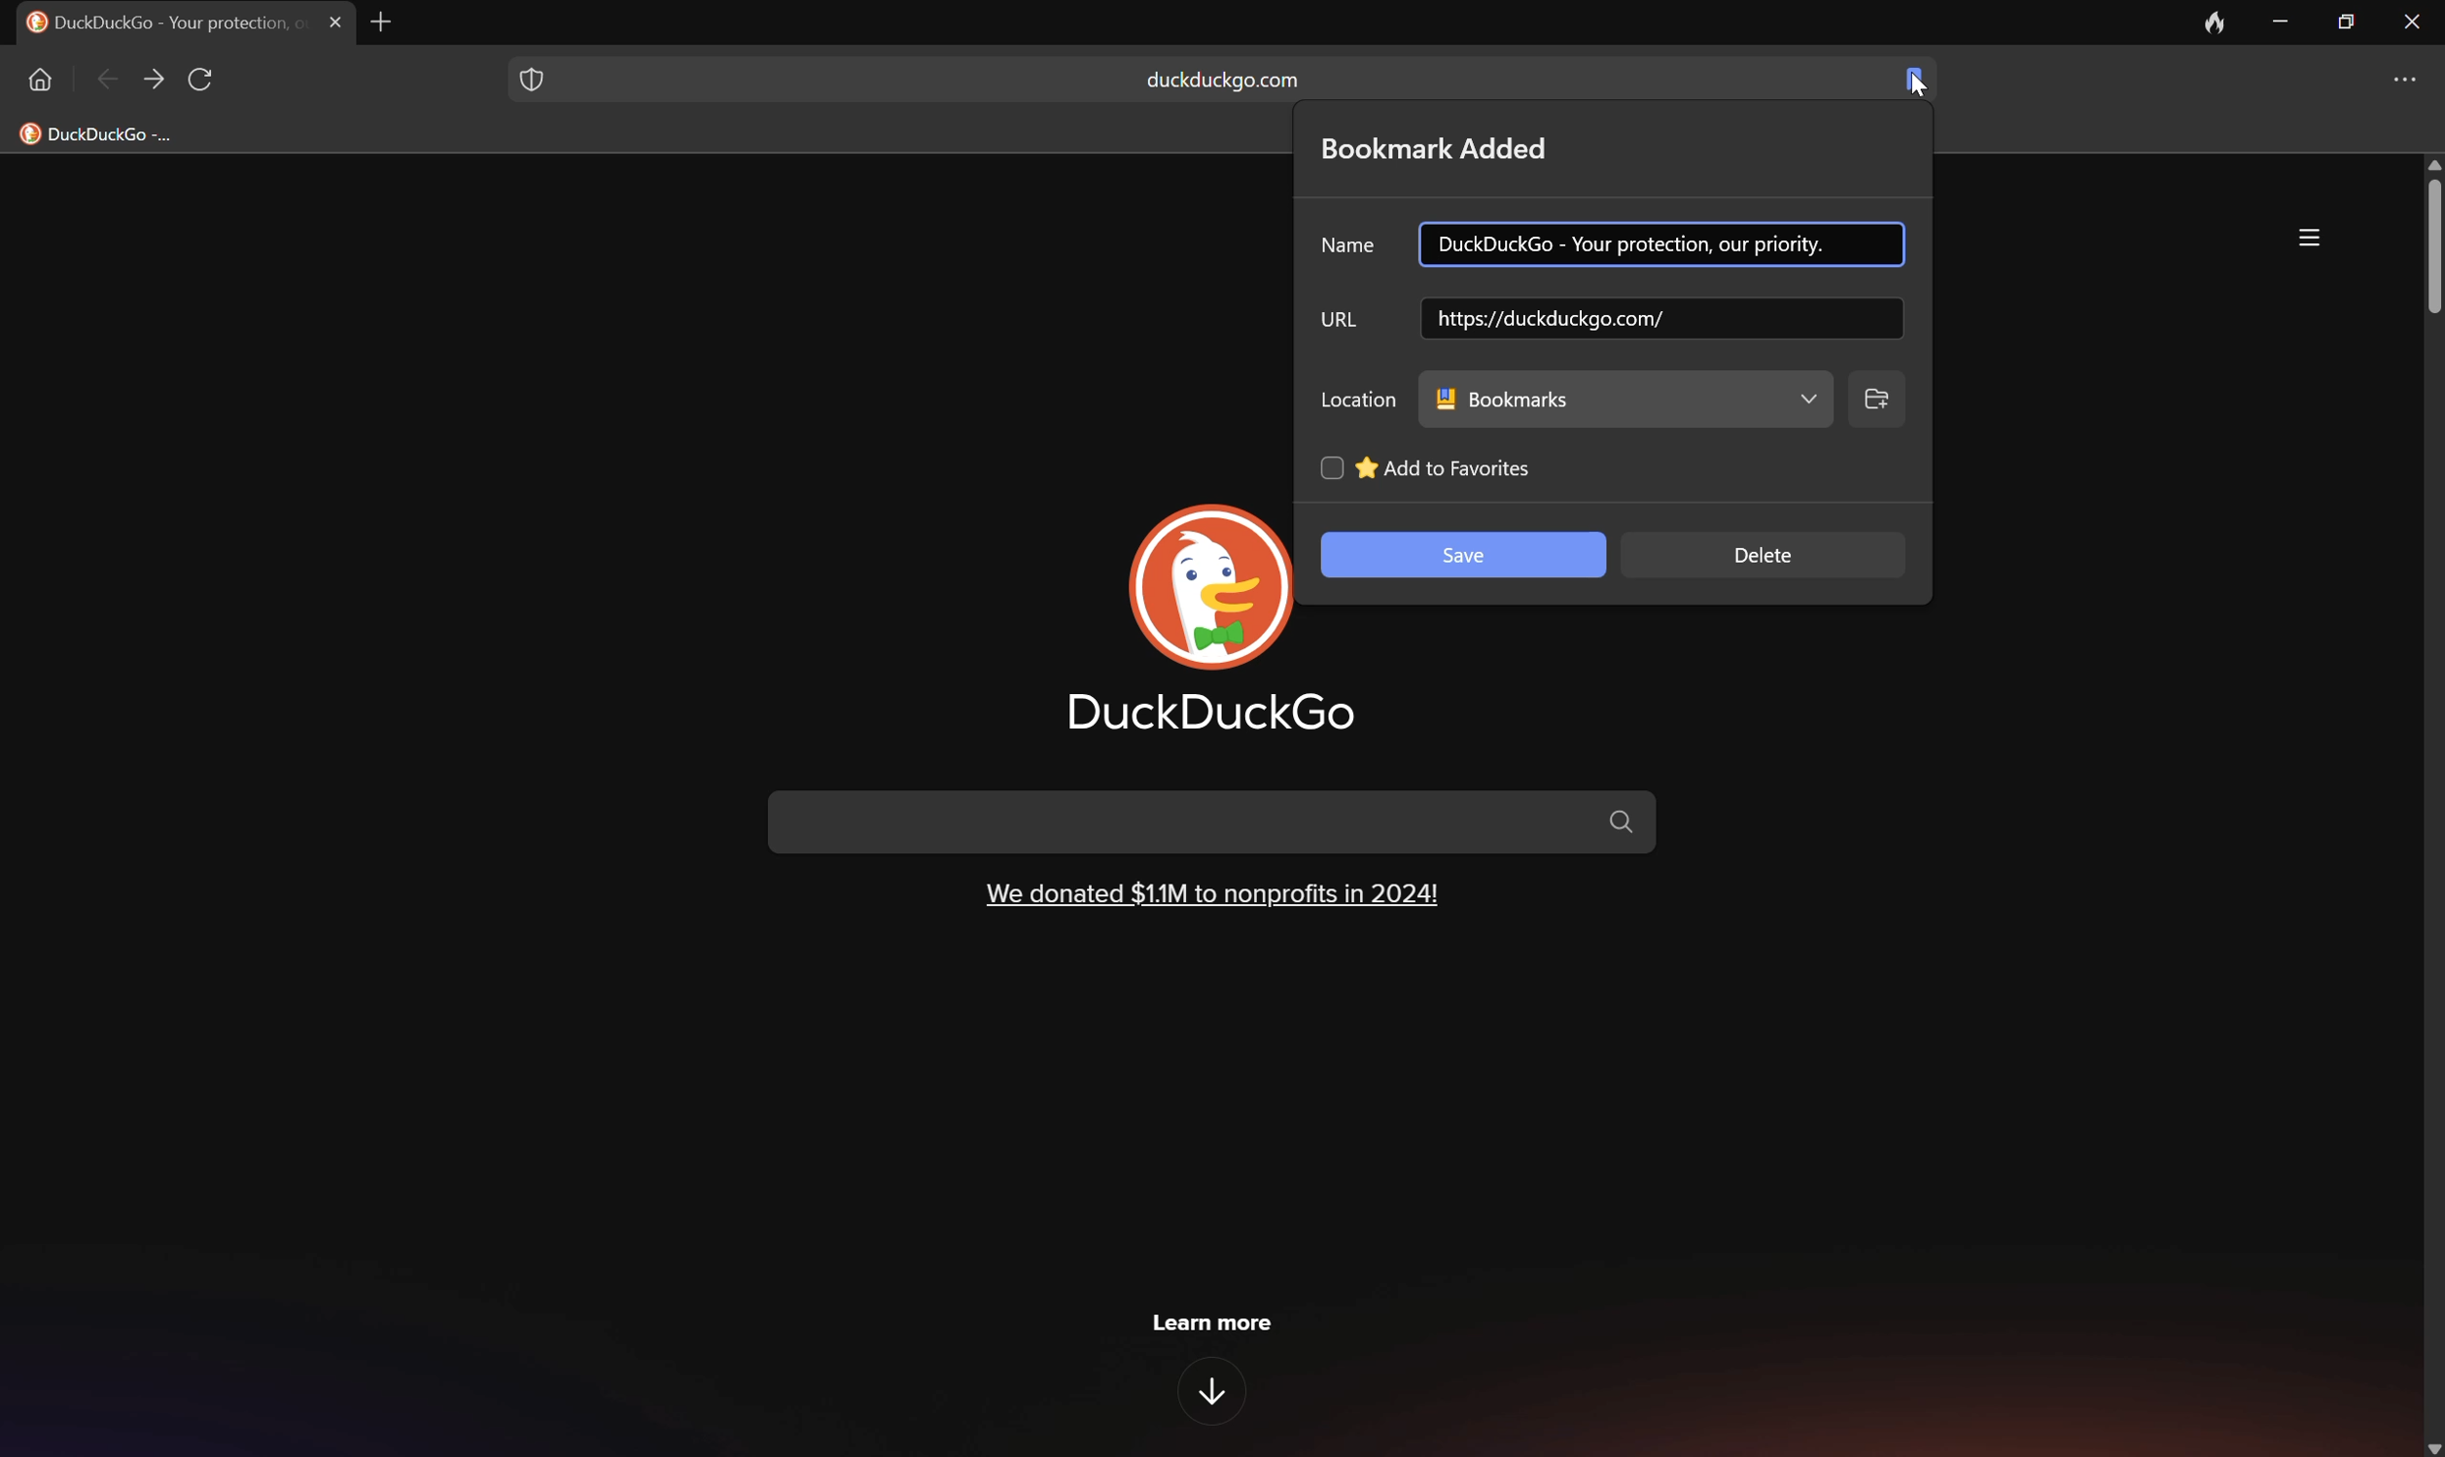 Image resolution: width=2445 pixels, height=1457 pixels. I want to click on Cursor, so click(1918, 85).